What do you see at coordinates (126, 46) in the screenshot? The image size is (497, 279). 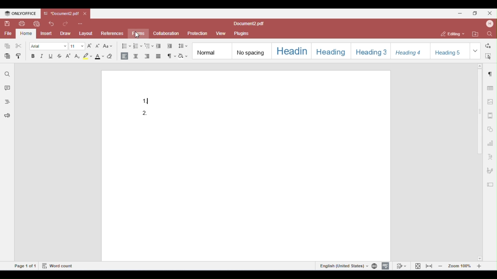 I see `bulleted list` at bounding box center [126, 46].